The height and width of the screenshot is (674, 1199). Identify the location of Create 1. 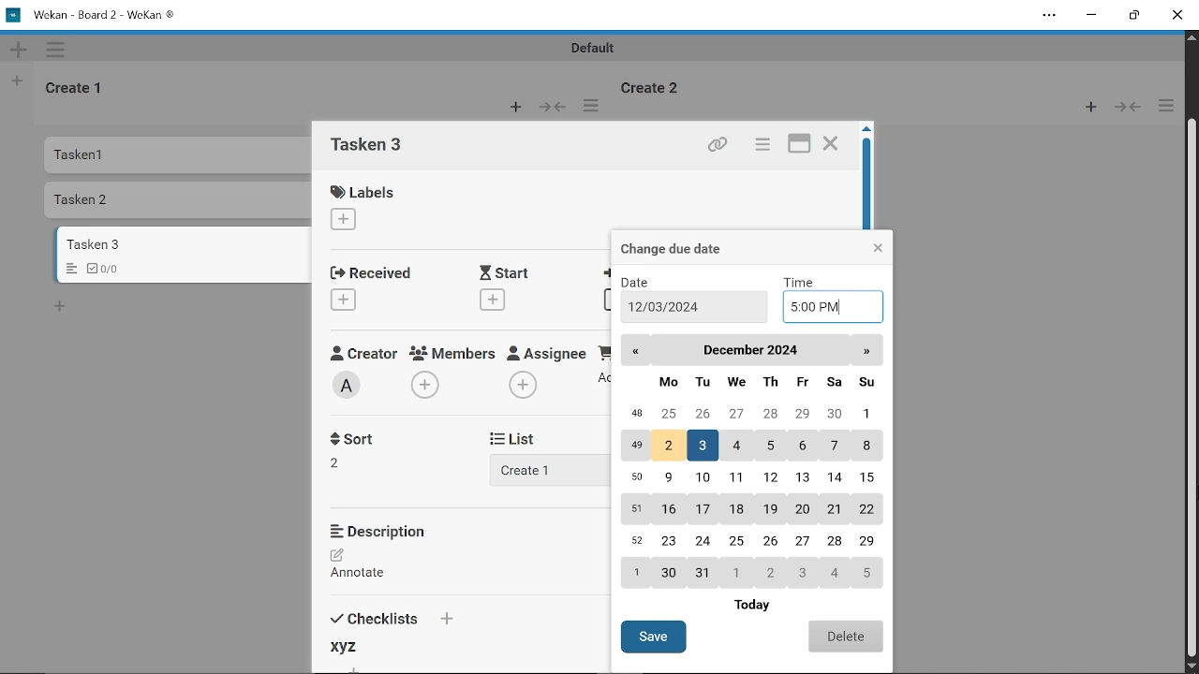
(76, 86).